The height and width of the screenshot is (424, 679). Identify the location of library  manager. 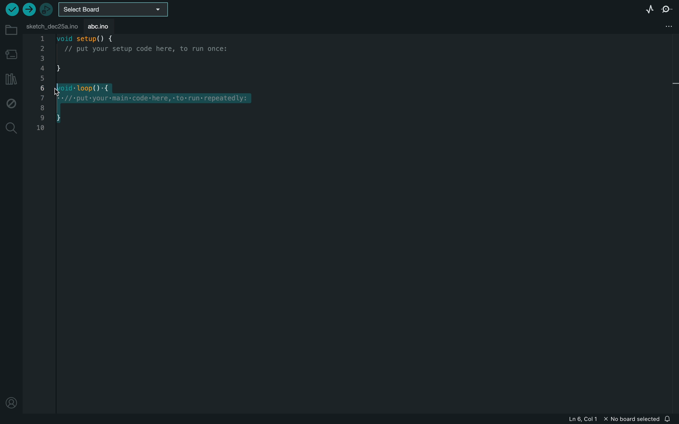
(11, 77).